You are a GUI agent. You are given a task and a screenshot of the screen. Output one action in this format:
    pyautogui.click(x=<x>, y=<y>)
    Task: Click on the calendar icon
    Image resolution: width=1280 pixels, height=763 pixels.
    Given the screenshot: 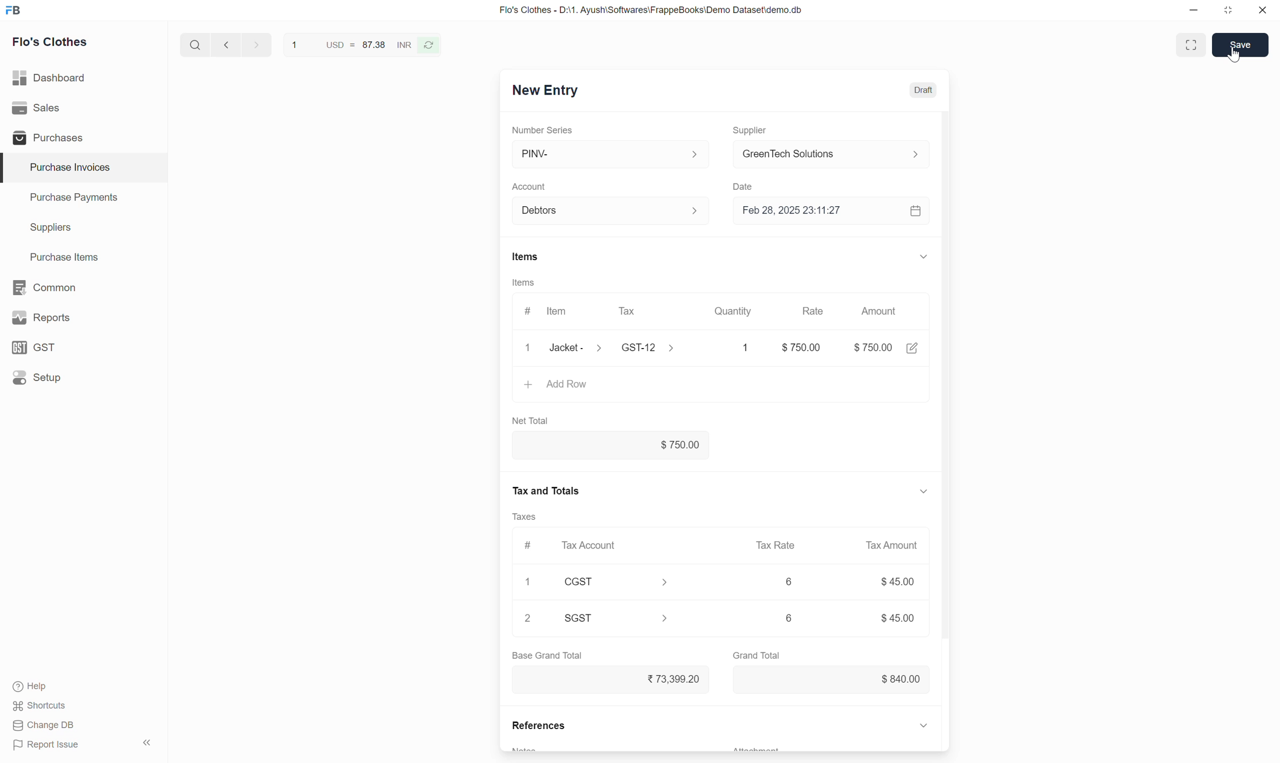 What is the action you would take?
    pyautogui.click(x=917, y=211)
    